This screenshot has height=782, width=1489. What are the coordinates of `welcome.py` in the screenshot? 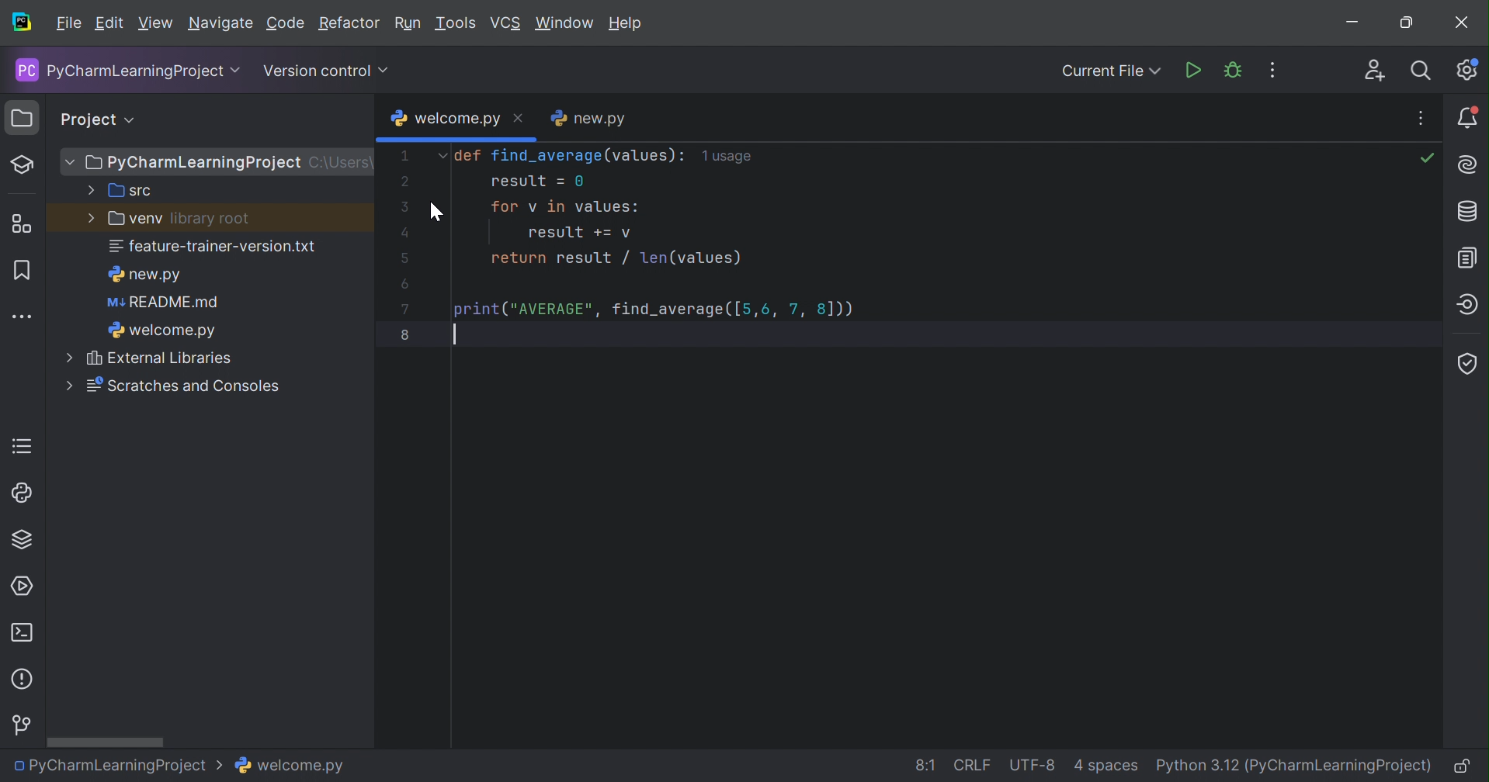 It's located at (447, 119).